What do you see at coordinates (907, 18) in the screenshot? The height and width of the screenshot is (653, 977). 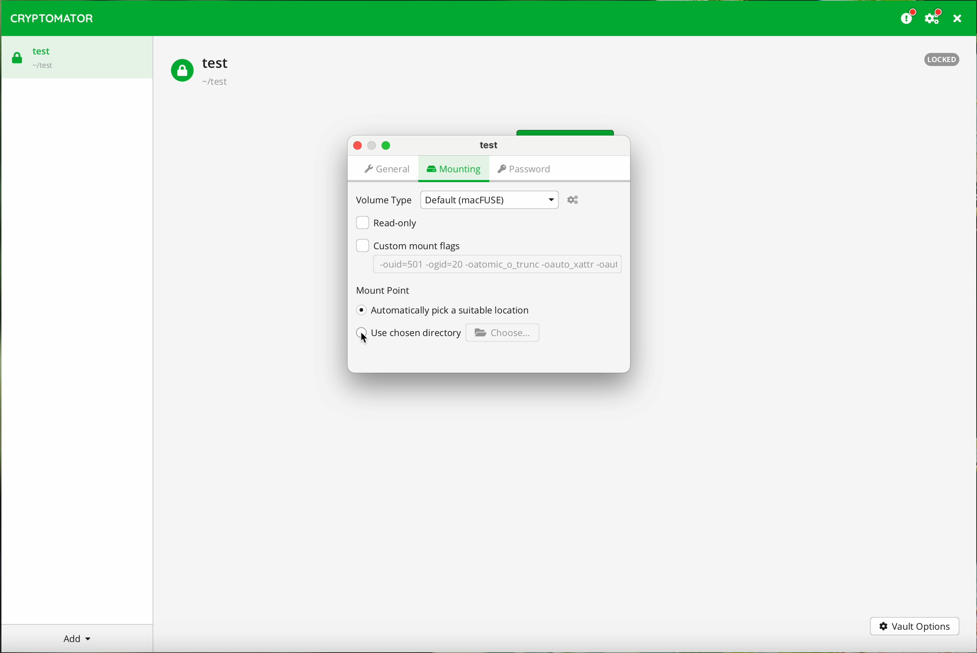 I see `donate` at bounding box center [907, 18].